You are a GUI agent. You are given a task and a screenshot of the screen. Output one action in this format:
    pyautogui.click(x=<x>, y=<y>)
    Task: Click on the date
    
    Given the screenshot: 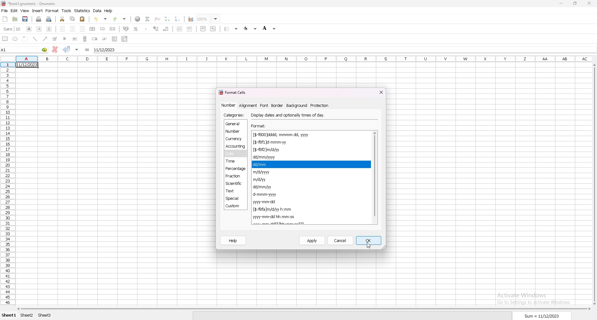 What is the action you would take?
    pyautogui.click(x=235, y=154)
    